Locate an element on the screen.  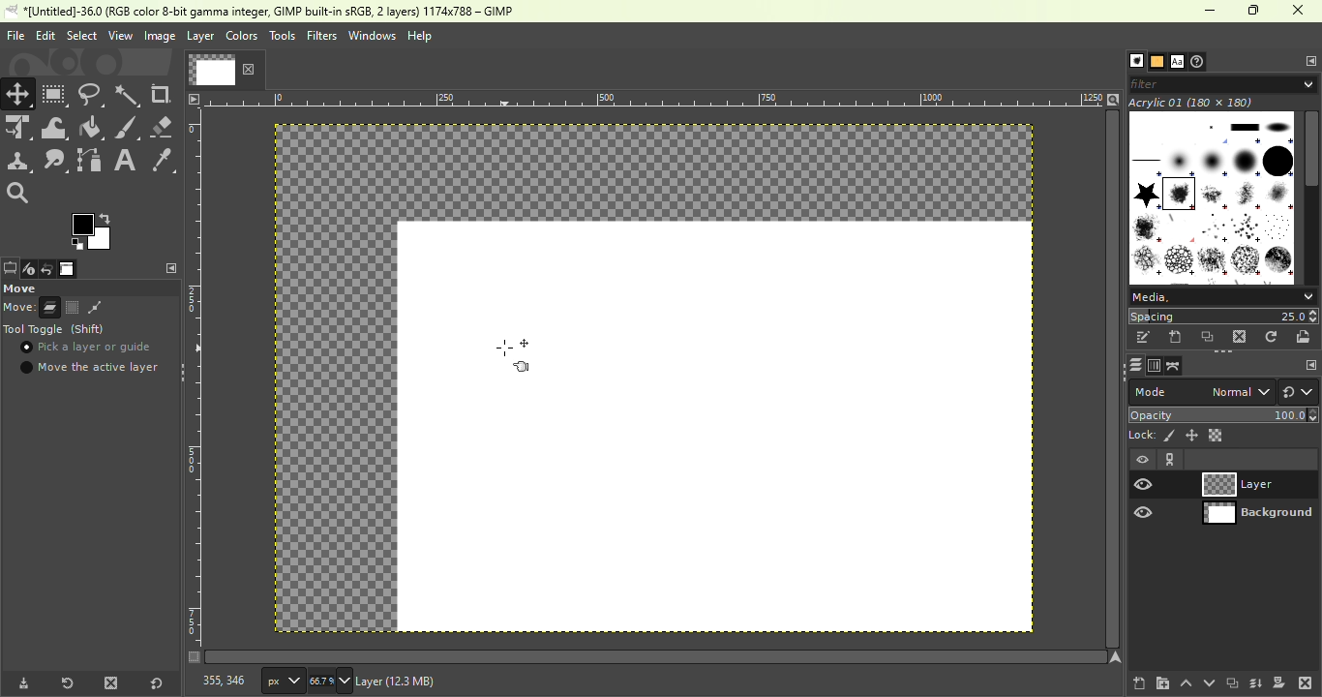
Paintbrush tool is located at coordinates (128, 128).